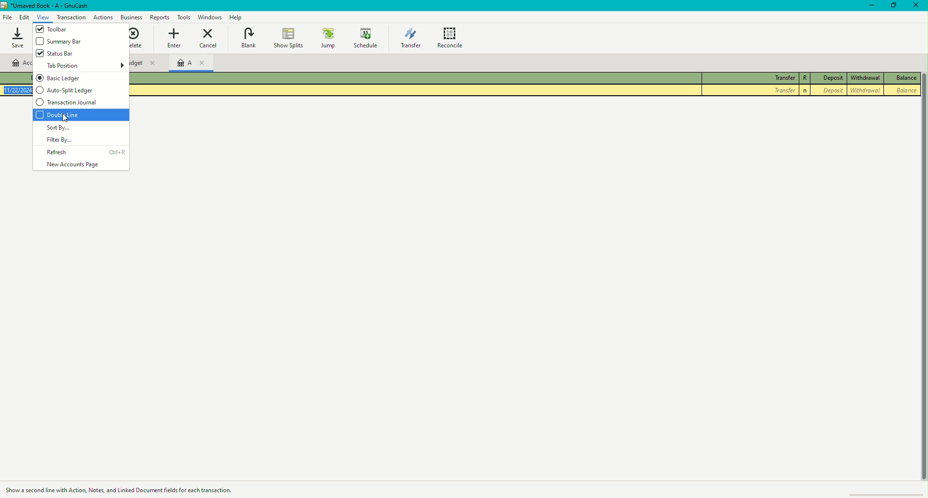 The width and height of the screenshot is (928, 498). I want to click on Basic ledger, so click(59, 77).